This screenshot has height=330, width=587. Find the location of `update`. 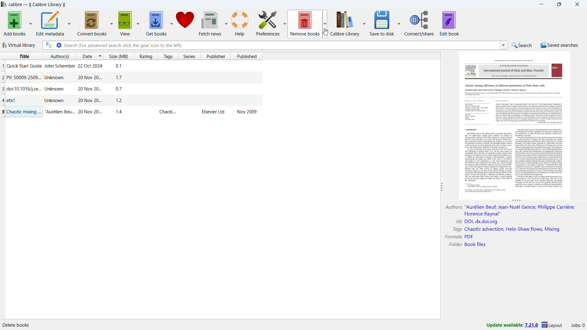

update is located at coordinates (512, 325).